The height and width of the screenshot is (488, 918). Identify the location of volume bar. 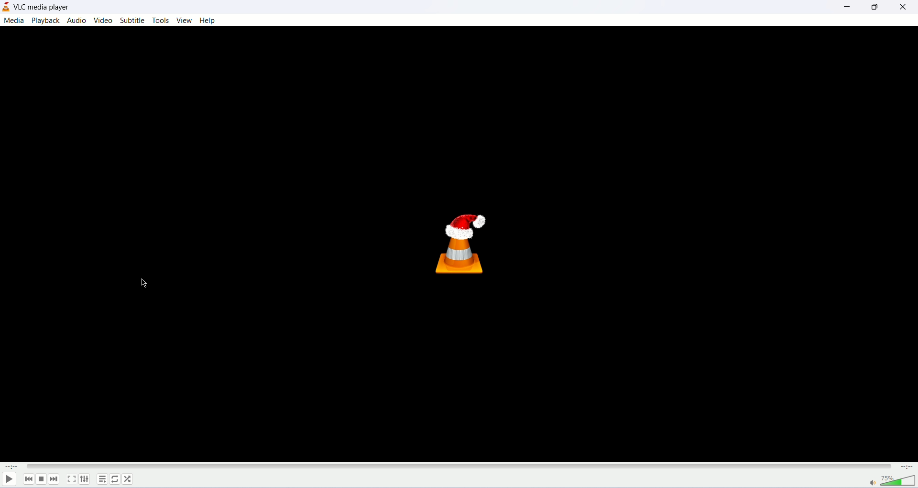
(900, 481).